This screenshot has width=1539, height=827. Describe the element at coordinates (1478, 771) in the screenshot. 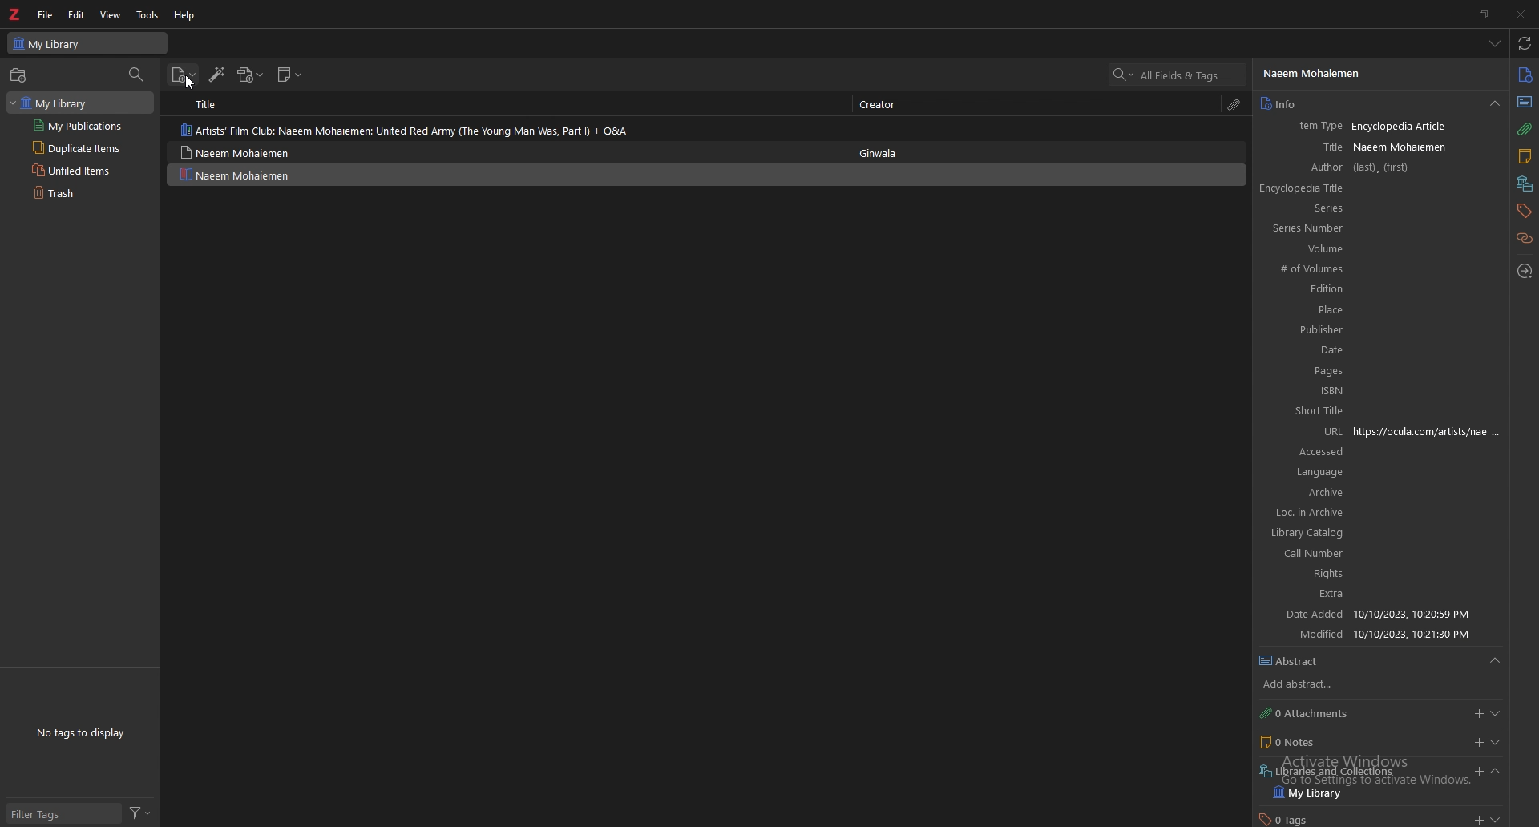

I see `add libraries and collection` at that location.